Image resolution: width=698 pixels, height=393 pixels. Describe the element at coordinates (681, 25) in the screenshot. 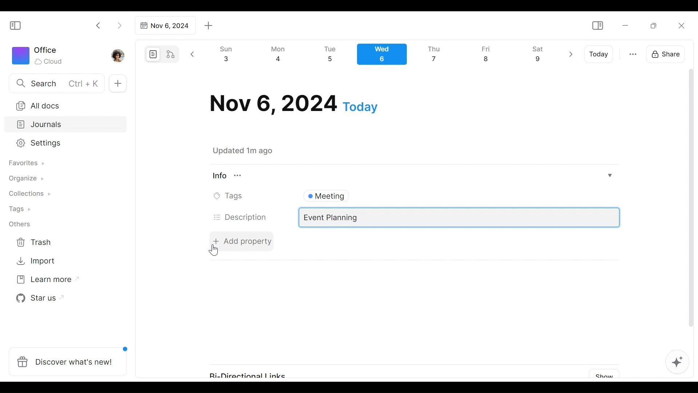

I see `Close` at that location.